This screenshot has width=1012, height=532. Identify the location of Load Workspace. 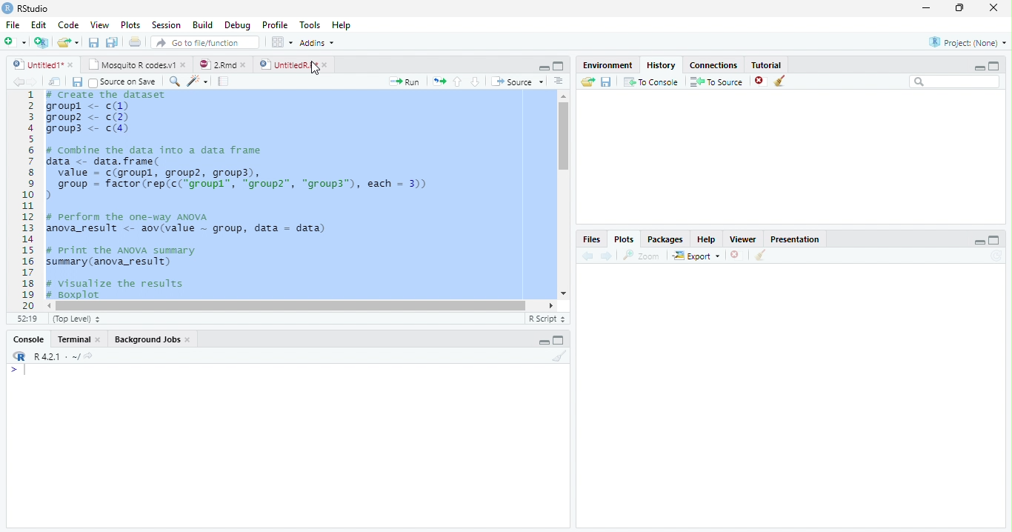
(588, 82).